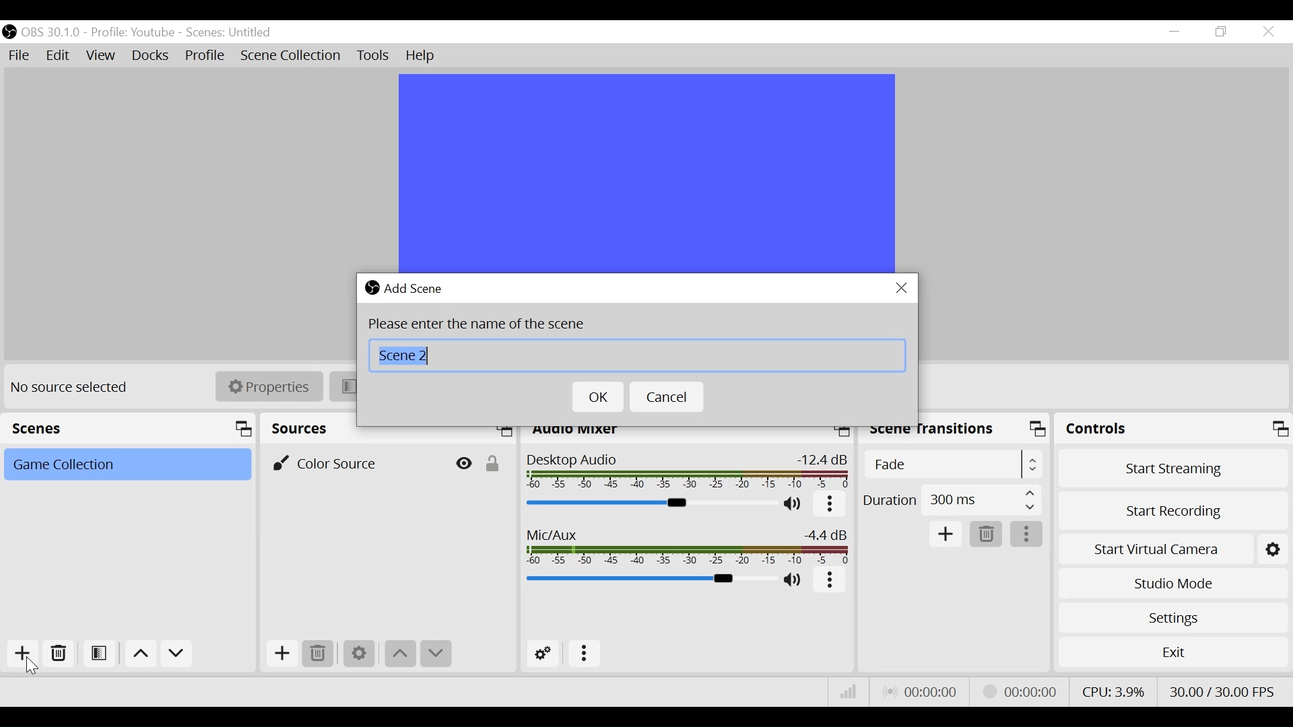  What do you see at coordinates (585, 654) in the screenshot?
I see `more options` at bounding box center [585, 654].